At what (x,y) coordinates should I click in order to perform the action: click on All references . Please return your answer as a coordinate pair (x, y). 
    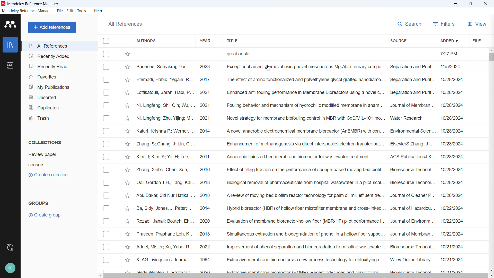
    Looking at the image, I should click on (125, 24).